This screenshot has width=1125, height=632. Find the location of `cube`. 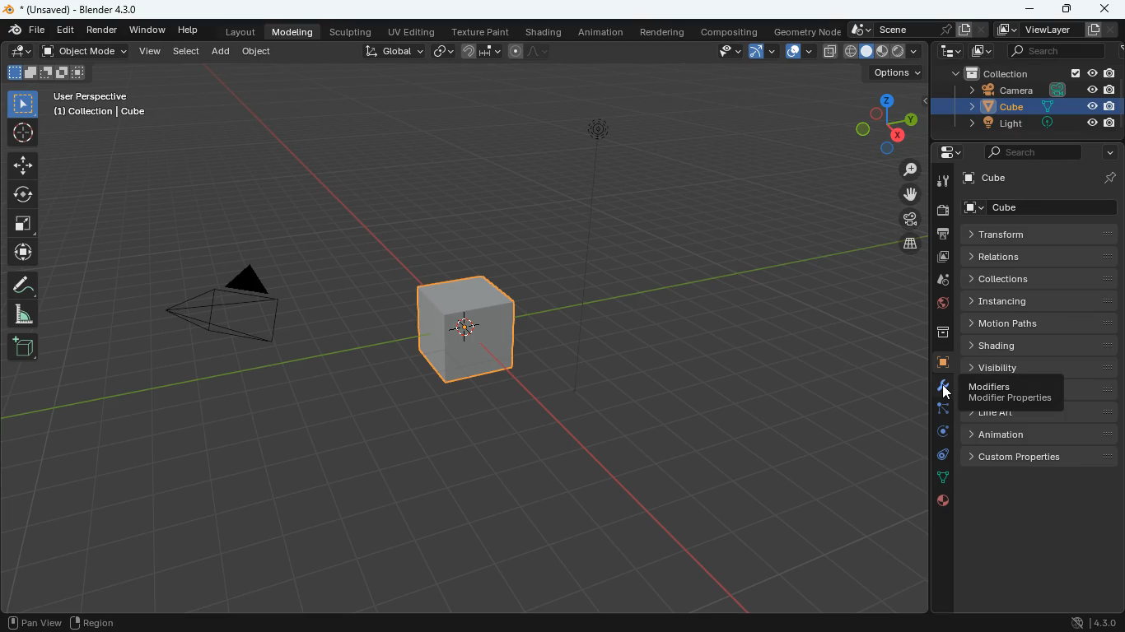

cube is located at coordinates (935, 363).